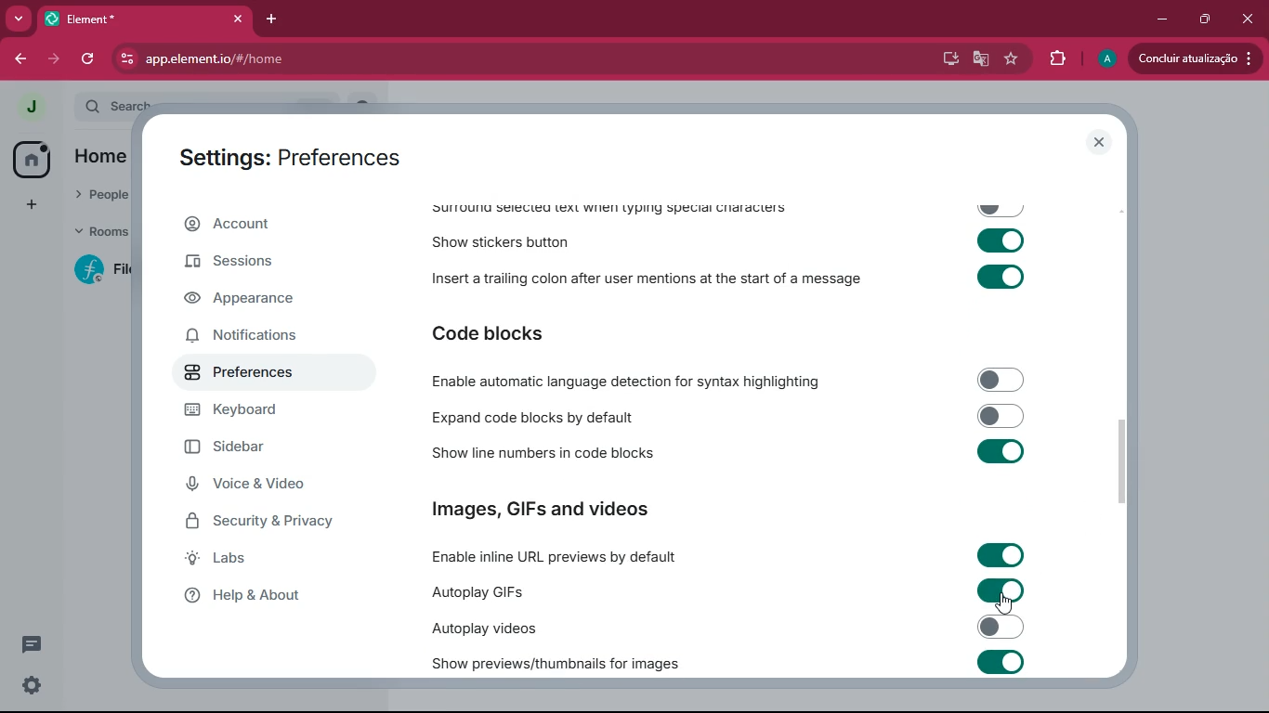 This screenshot has width=1269, height=713. What do you see at coordinates (264, 449) in the screenshot?
I see `sidebar ` at bounding box center [264, 449].